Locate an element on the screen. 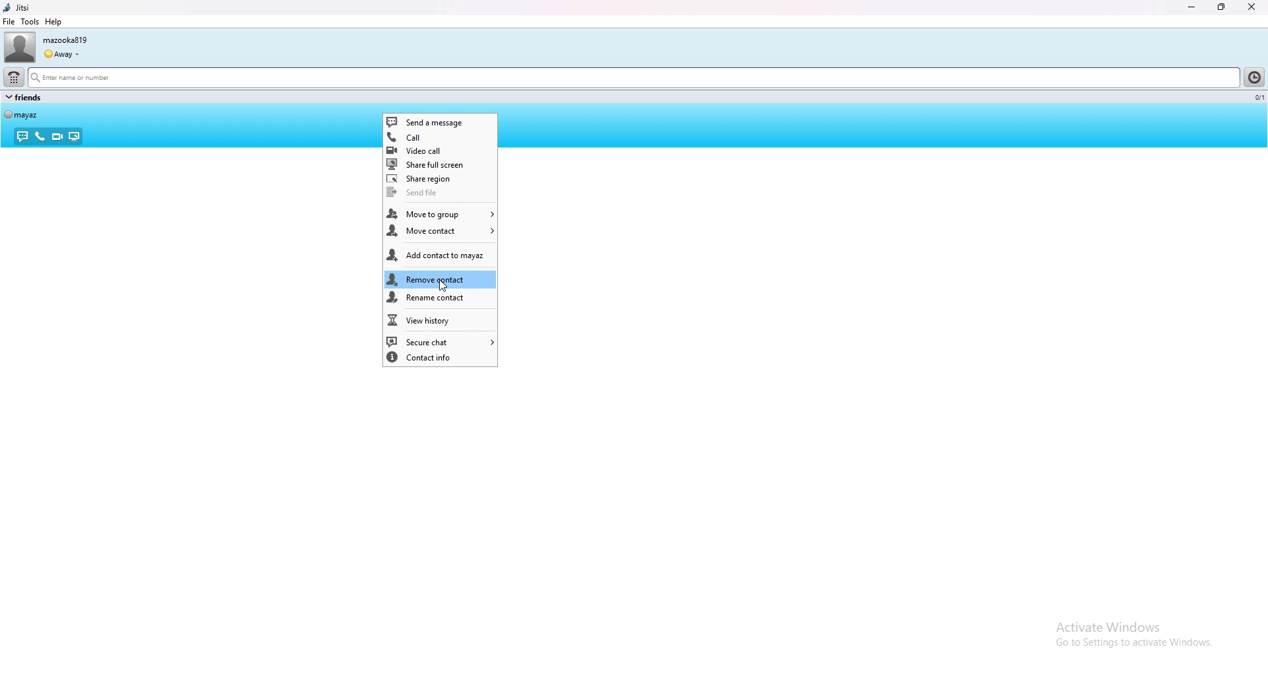  share desktop is located at coordinates (73, 137).